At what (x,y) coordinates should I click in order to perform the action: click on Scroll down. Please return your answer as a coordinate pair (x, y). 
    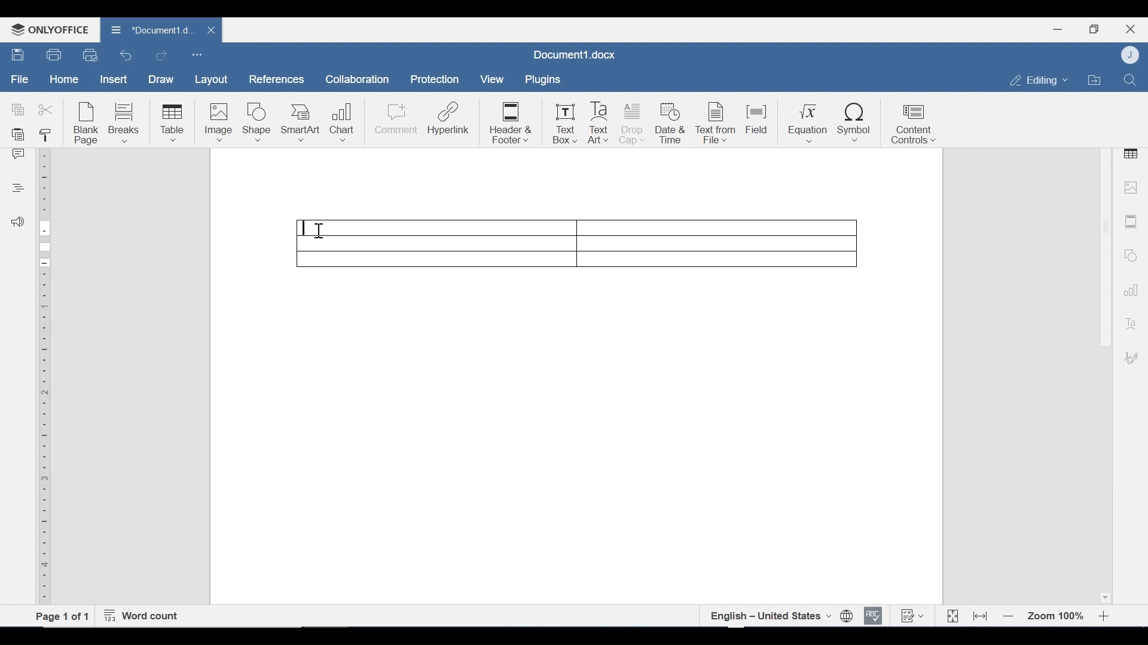
    Looking at the image, I should click on (1104, 596).